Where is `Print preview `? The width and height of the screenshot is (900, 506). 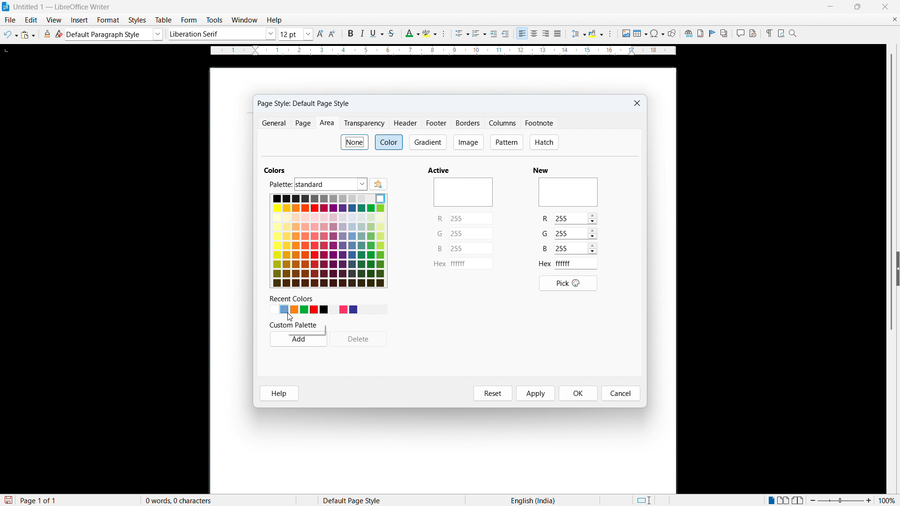
Print preview  is located at coordinates (781, 32).